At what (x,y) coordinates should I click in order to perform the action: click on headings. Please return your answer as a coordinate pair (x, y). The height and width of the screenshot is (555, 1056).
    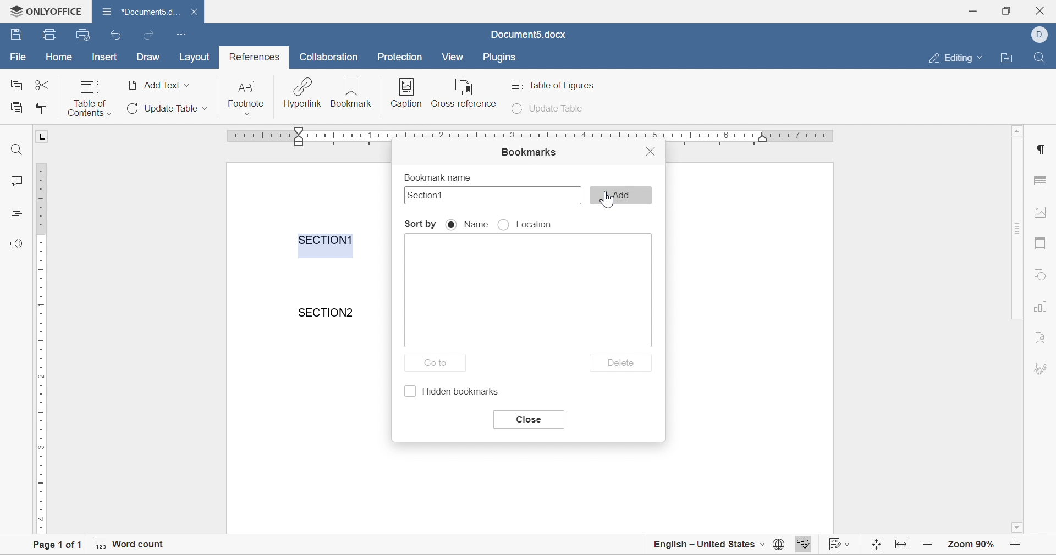
    Looking at the image, I should click on (15, 211).